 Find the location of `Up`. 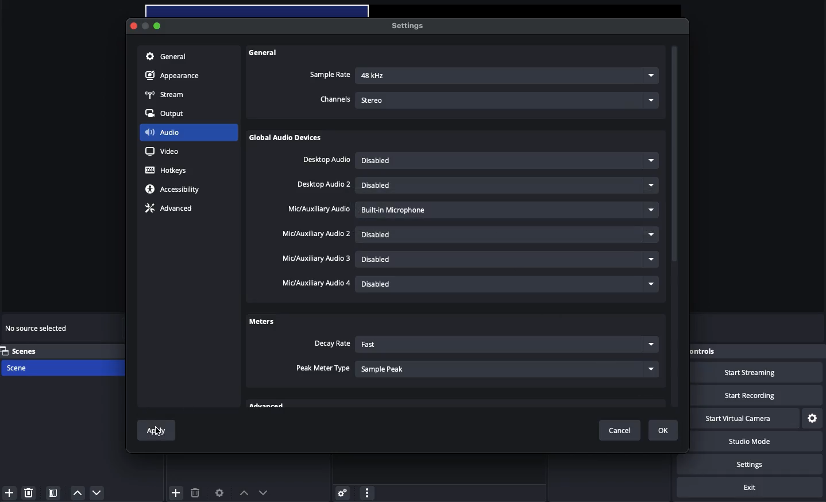

Up is located at coordinates (76, 493).